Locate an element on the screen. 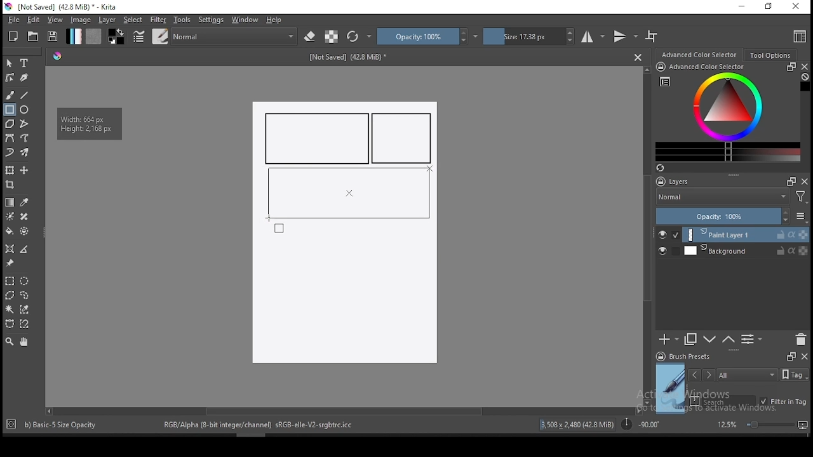  filter in tag is located at coordinates (783, 402).